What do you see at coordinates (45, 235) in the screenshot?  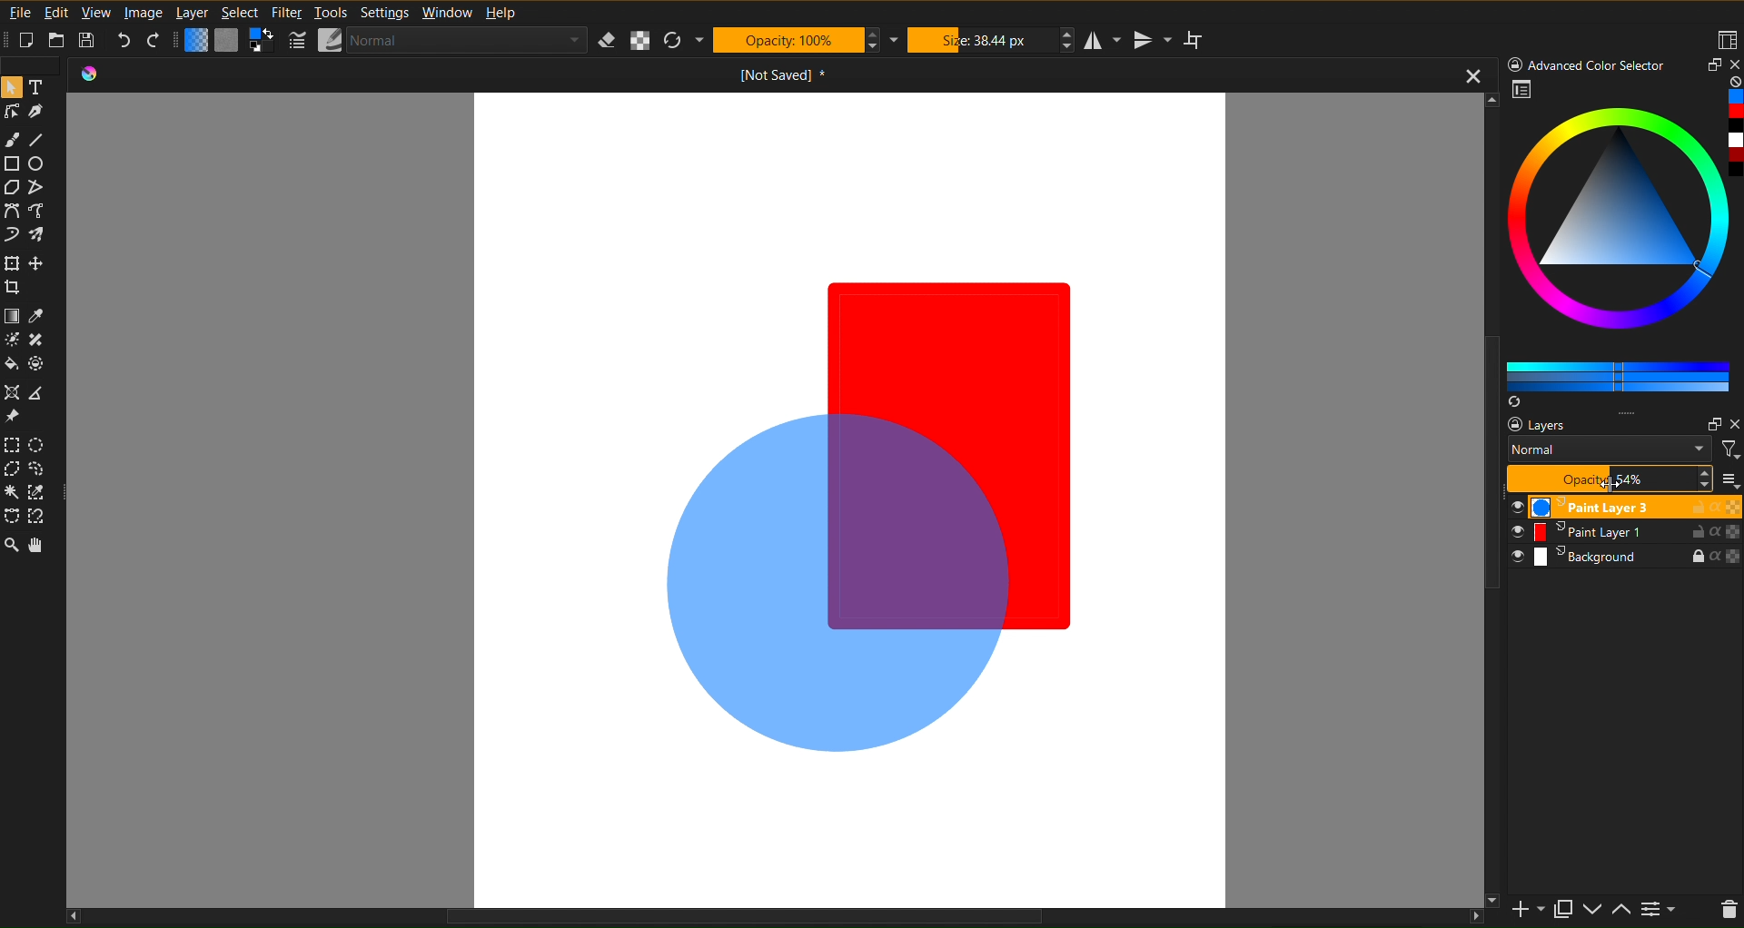 I see `Brush Tool` at bounding box center [45, 235].